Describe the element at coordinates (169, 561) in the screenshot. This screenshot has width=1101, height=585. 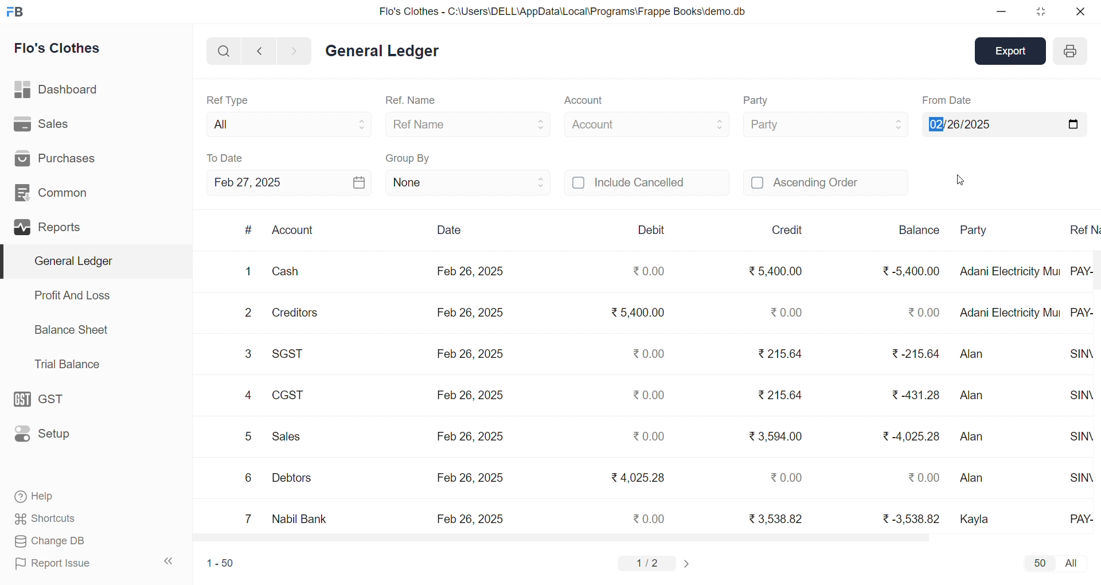
I see `COLLAPSE SIDE BAR` at that location.